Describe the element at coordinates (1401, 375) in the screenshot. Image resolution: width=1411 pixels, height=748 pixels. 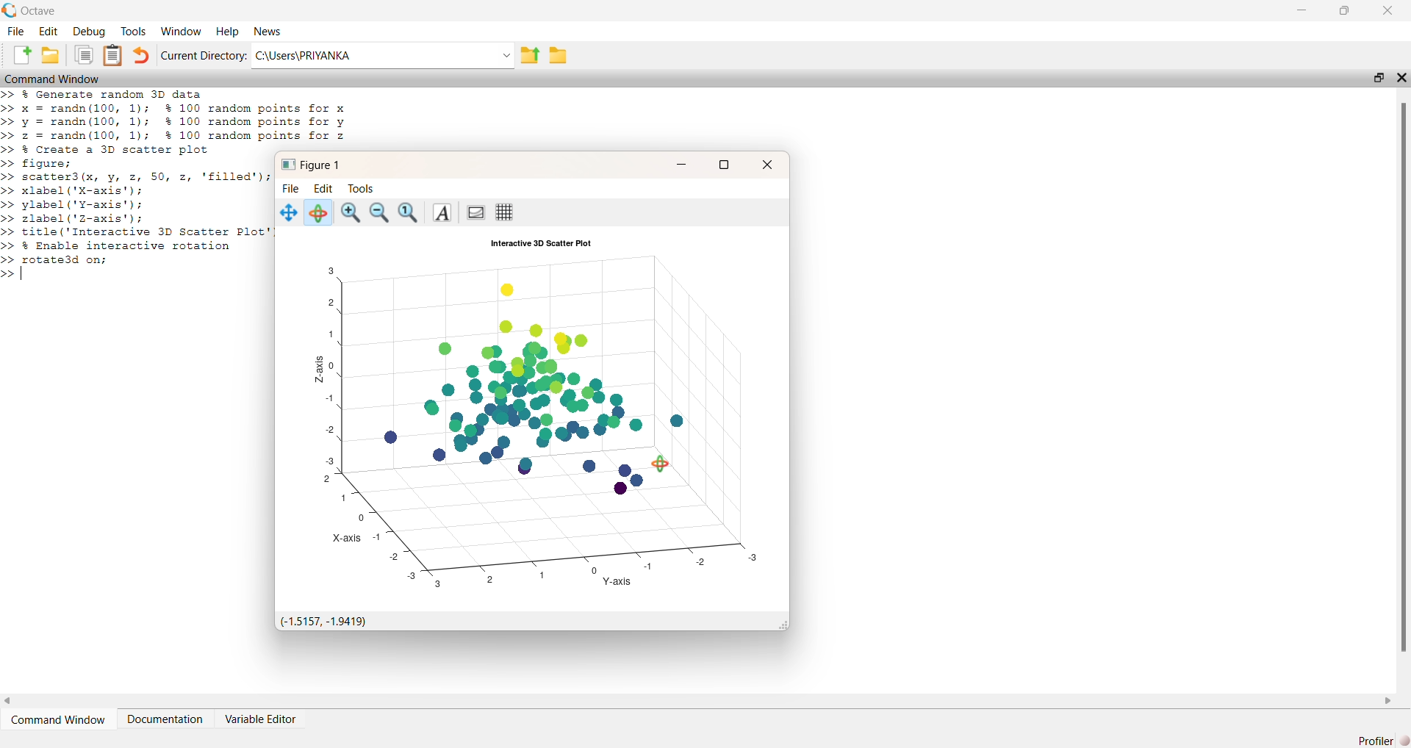
I see `scroll bar` at that location.